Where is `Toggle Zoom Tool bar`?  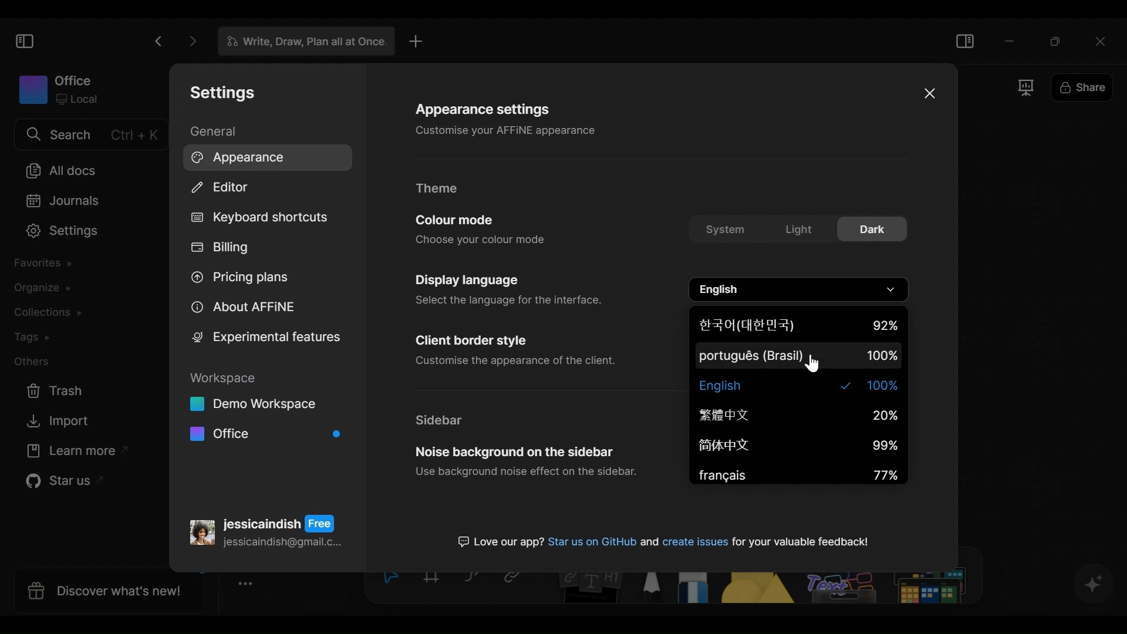
Toggle Zoom Tool bar is located at coordinates (249, 584).